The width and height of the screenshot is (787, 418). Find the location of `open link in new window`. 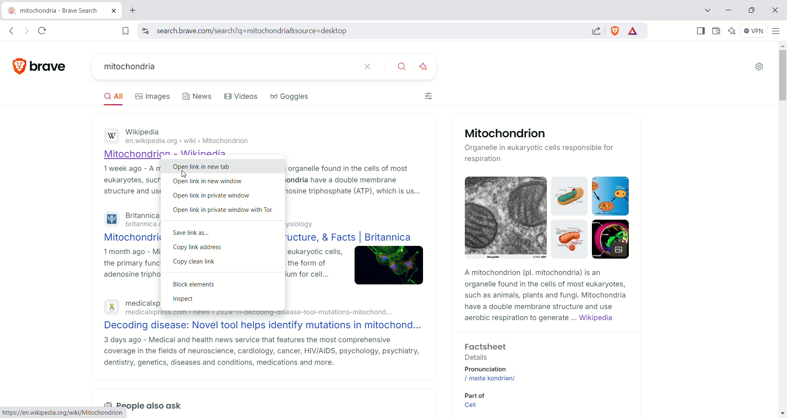

open link in new window is located at coordinates (207, 182).